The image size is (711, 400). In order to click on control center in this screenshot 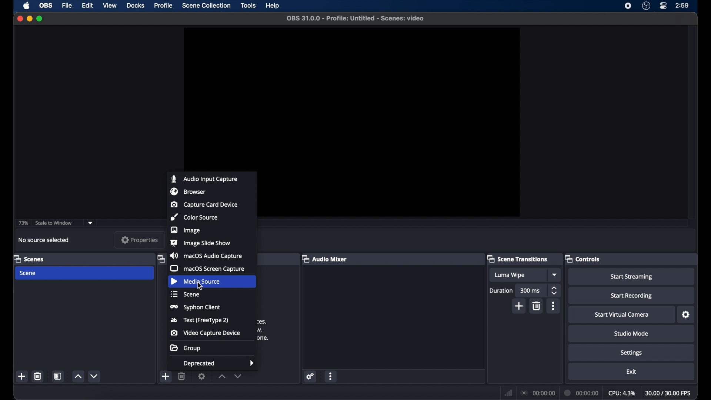, I will do `click(663, 6)`.